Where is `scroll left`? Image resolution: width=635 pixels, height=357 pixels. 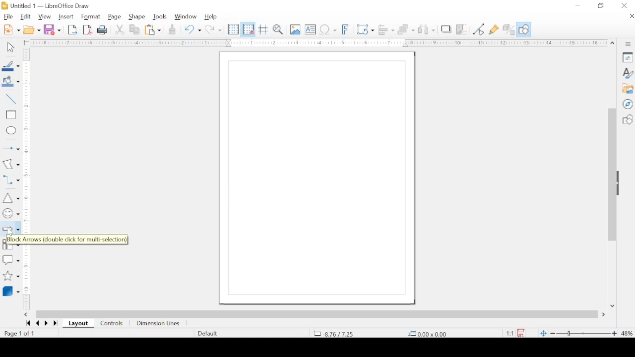 scroll left is located at coordinates (25, 315).